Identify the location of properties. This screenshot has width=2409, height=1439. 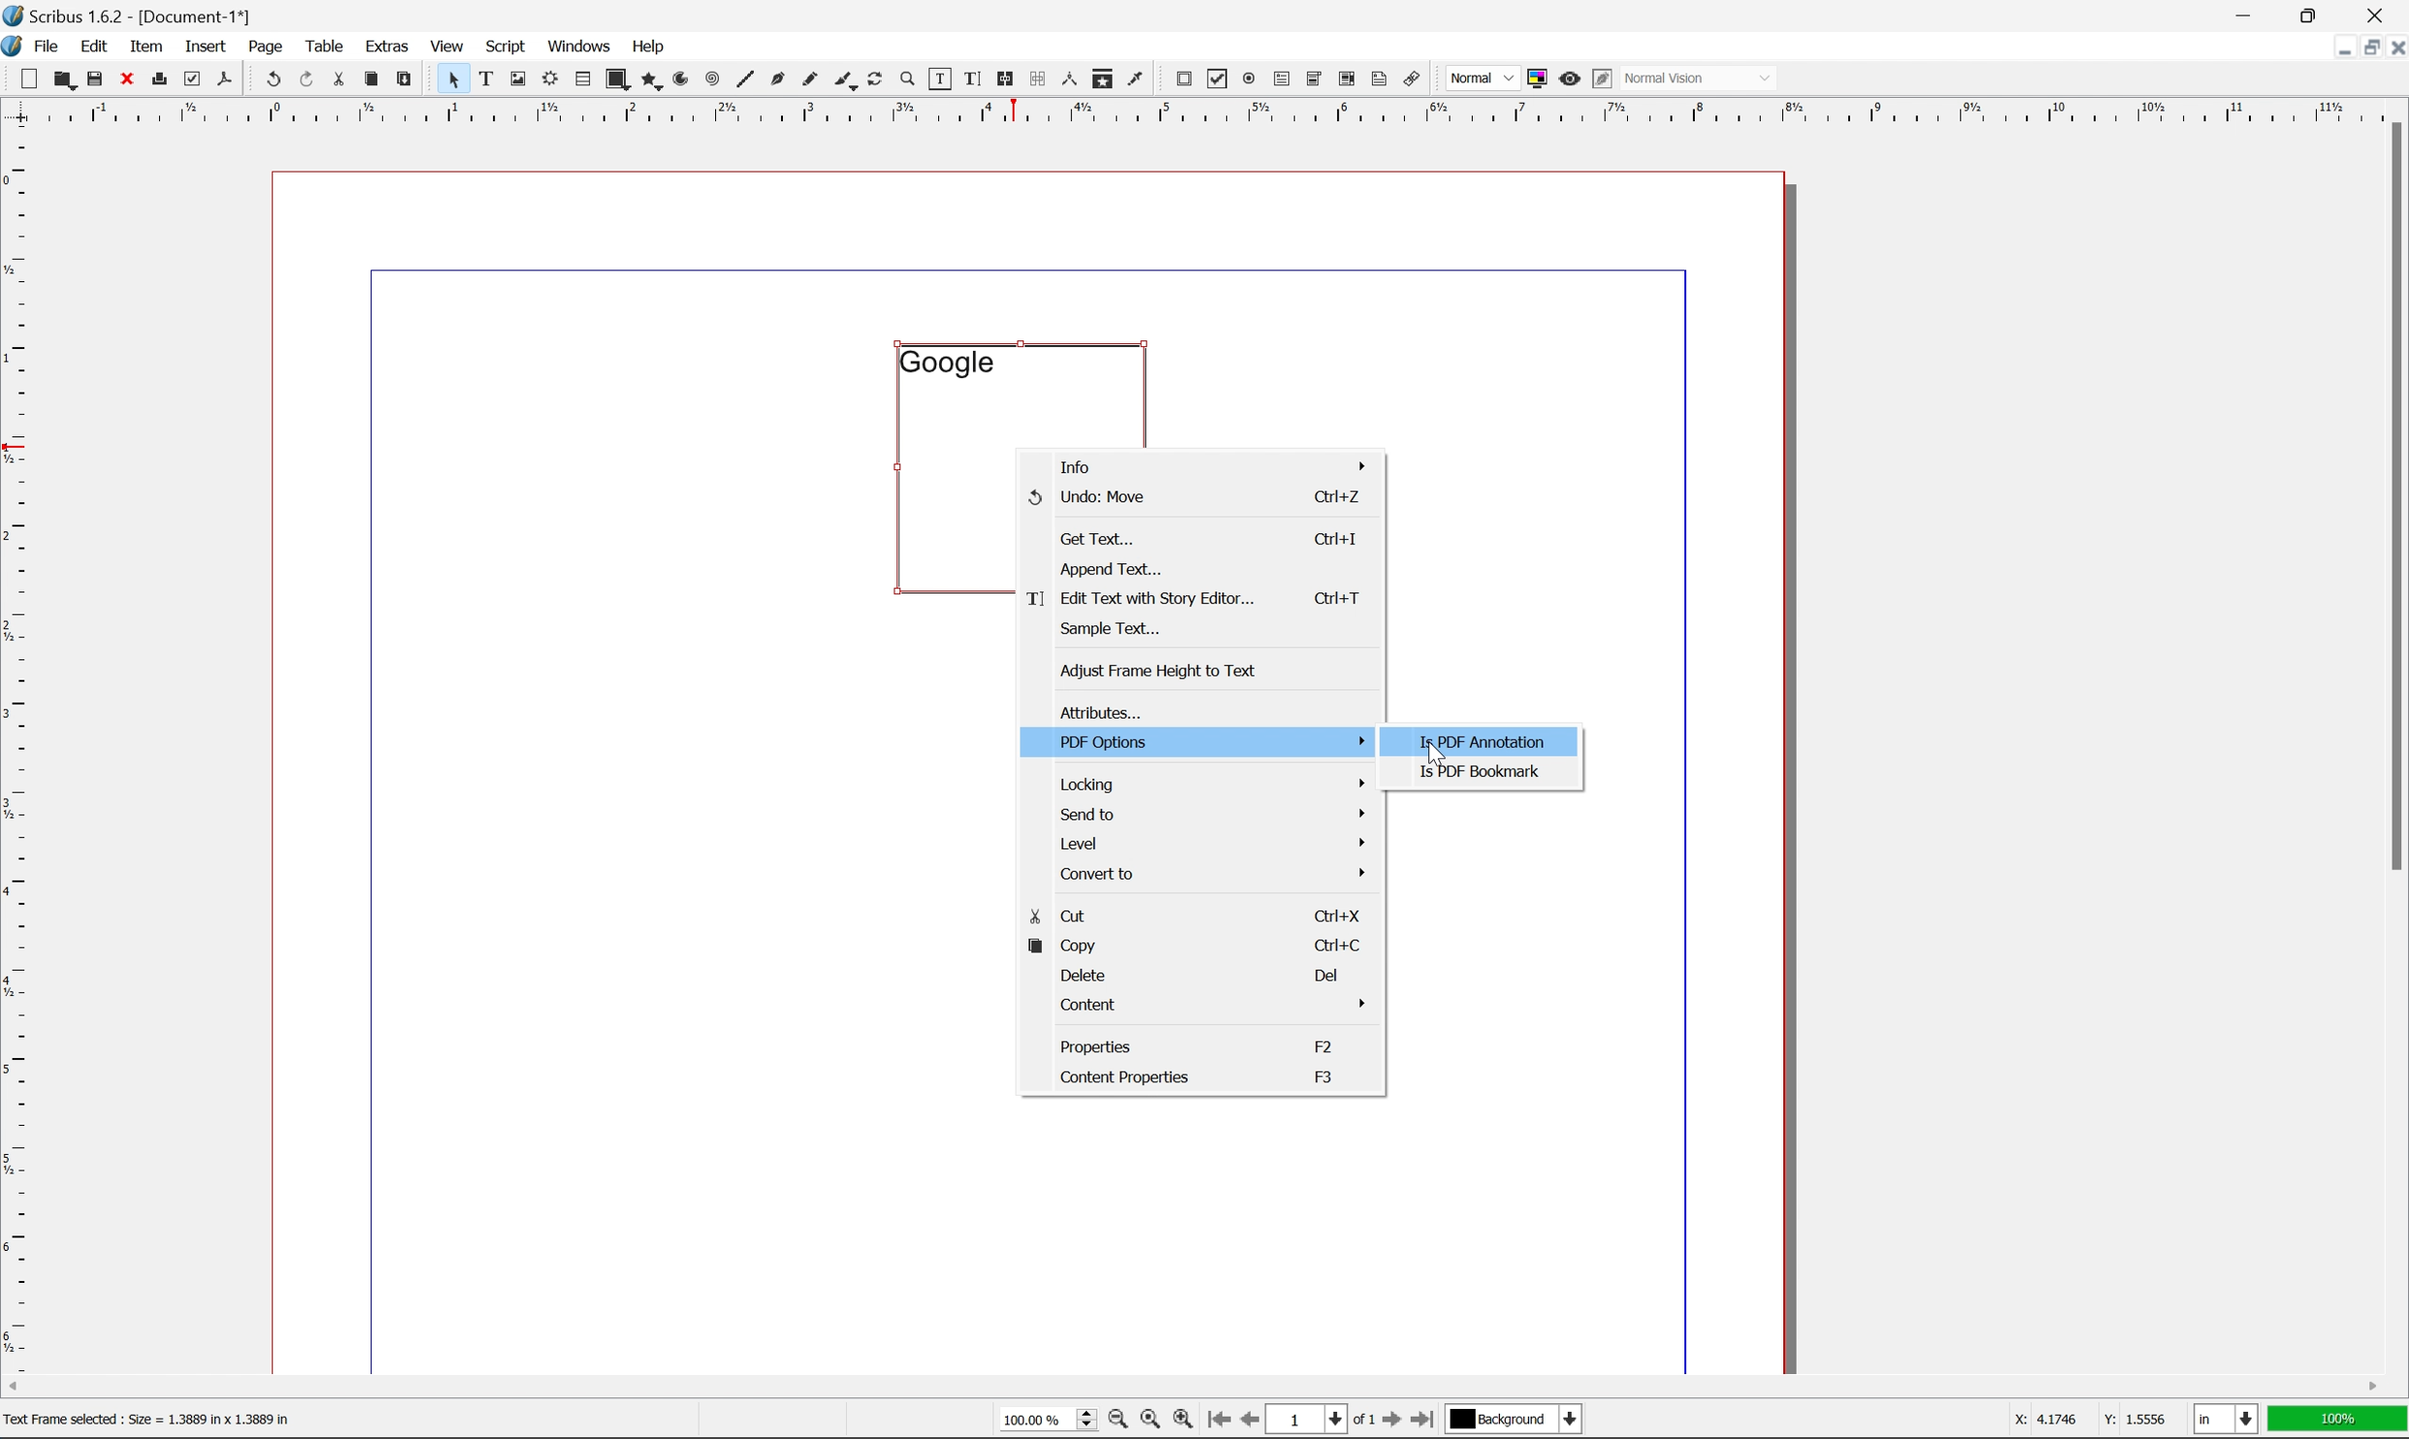
(1099, 1045).